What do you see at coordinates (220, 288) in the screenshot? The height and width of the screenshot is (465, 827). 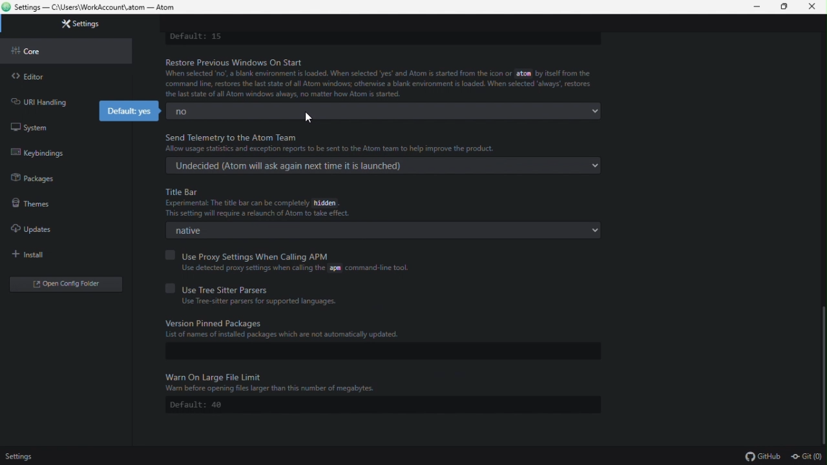 I see `Use Tree Sitter Parsers` at bounding box center [220, 288].